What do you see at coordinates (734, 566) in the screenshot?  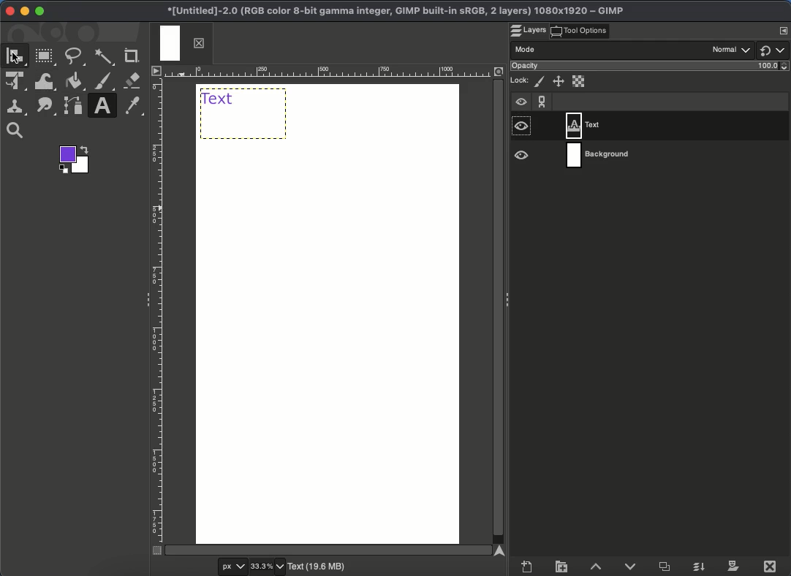 I see `Mask` at bounding box center [734, 566].